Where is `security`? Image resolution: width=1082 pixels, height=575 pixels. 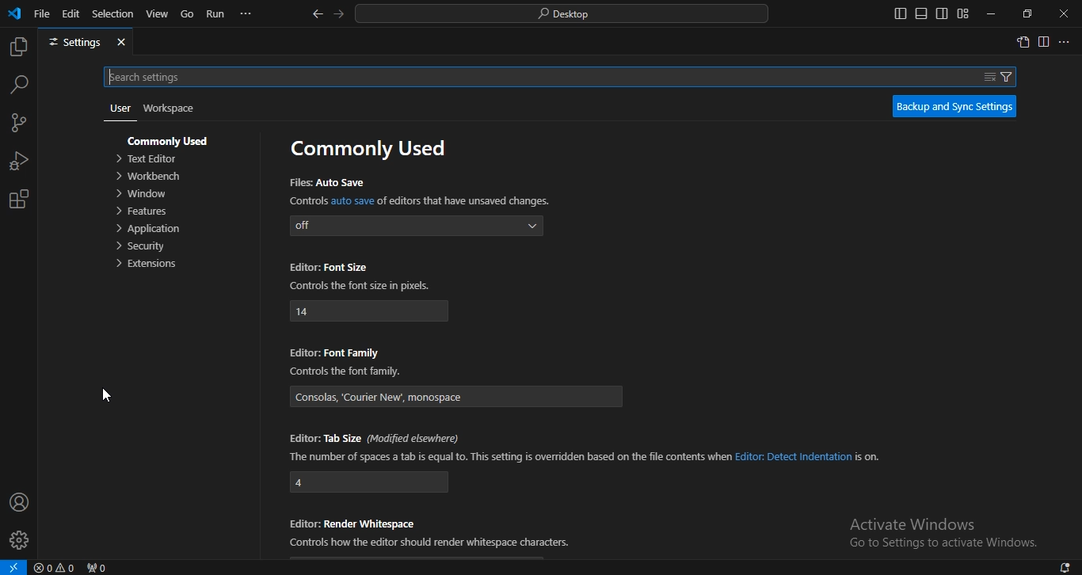
security is located at coordinates (141, 247).